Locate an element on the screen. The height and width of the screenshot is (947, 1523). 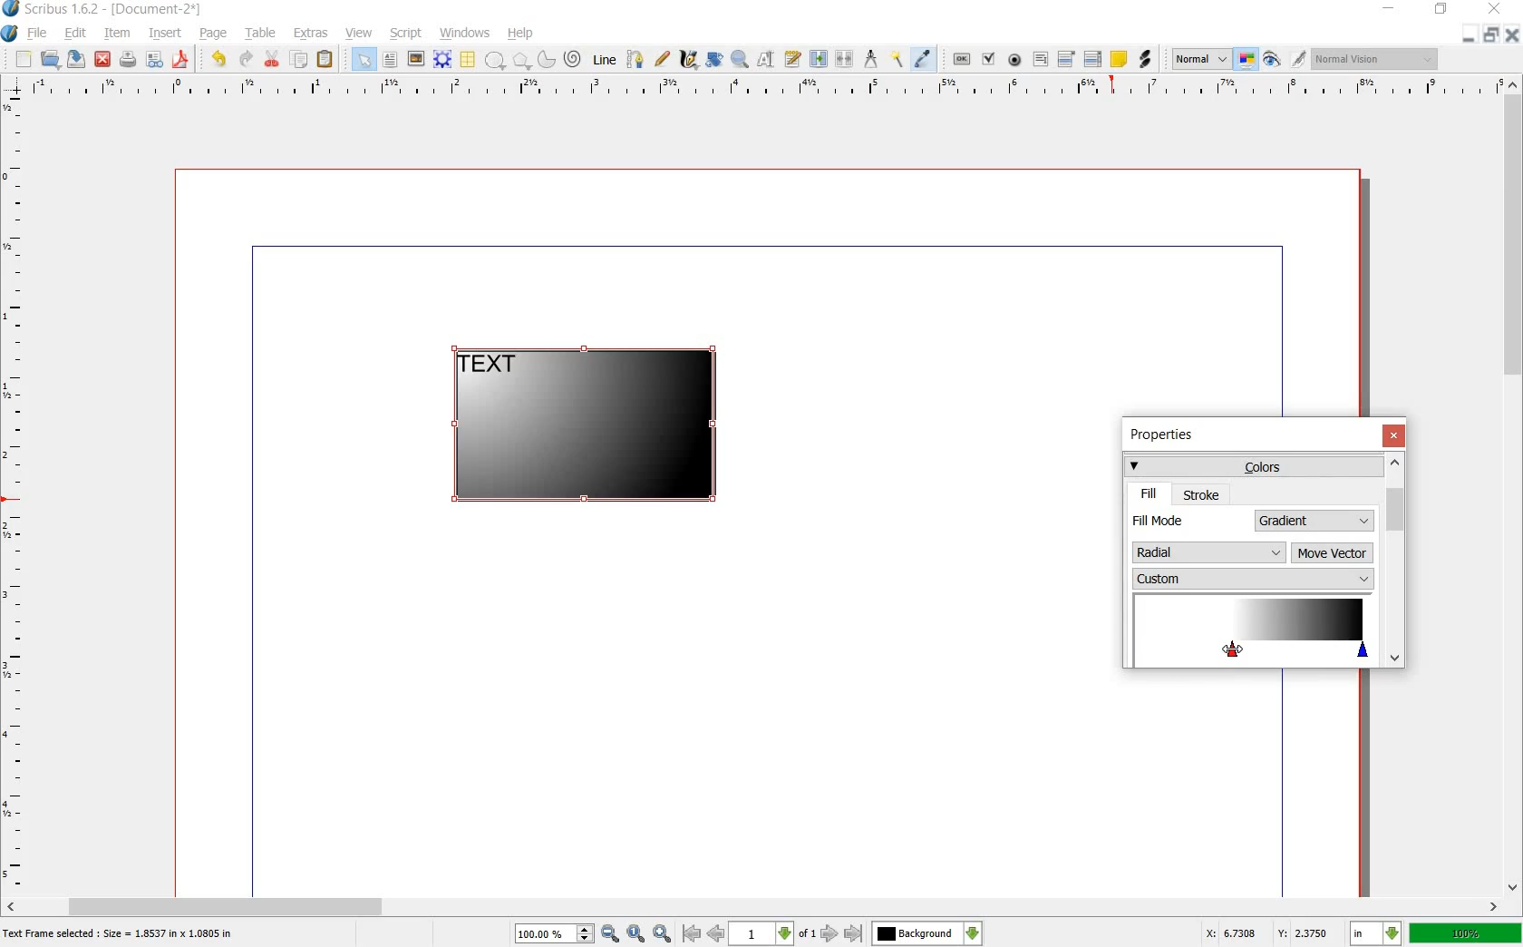
save is located at coordinates (78, 59).